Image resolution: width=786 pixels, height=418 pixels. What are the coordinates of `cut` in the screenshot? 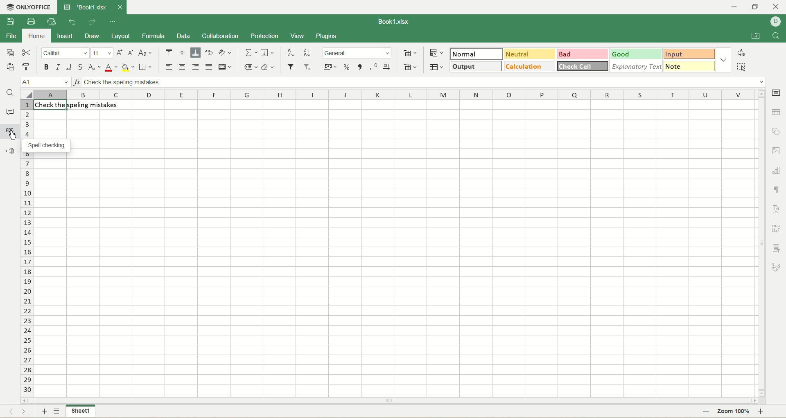 It's located at (25, 53).